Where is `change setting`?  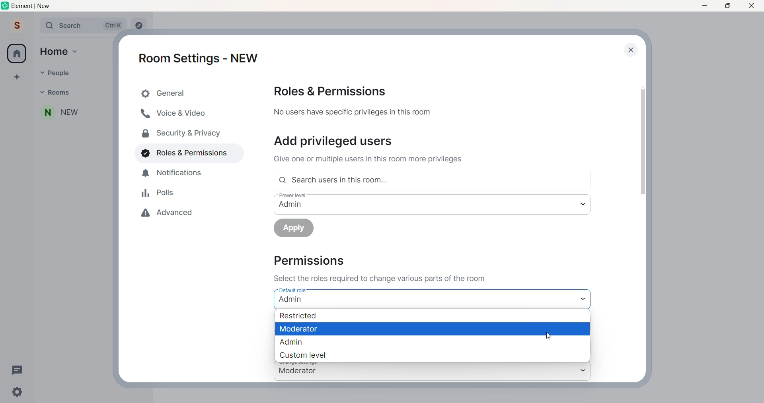 change setting is located at coordinates (421, 372).